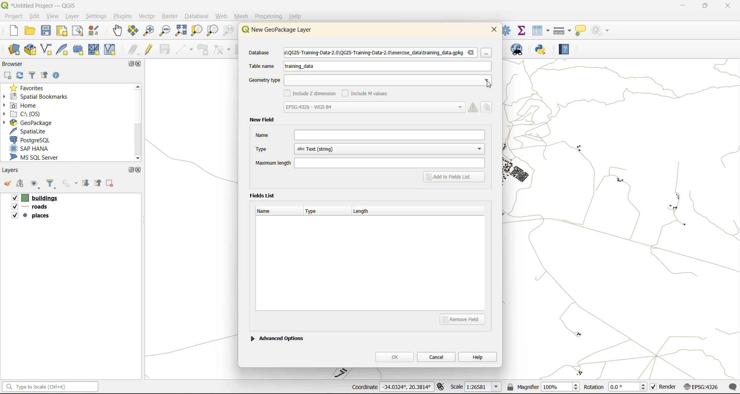 The image size is (740, 394). What do you see at coordinates (724, 7) in the screenshot?
I see `close` at bounding box center [724, 7].